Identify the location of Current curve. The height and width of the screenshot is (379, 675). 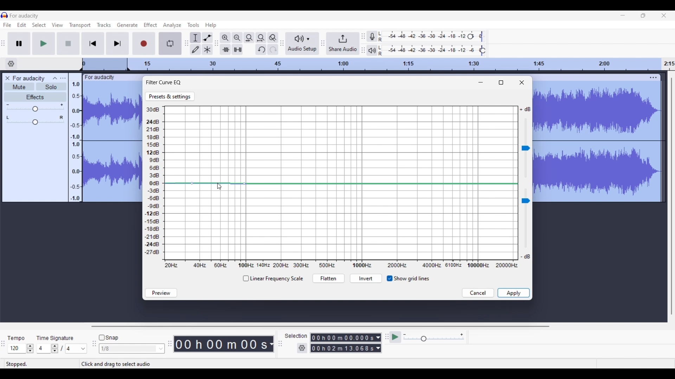
(341, 183).